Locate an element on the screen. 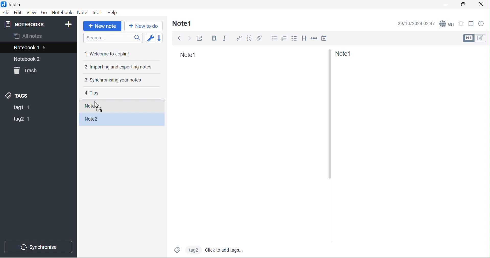  Close is located at coordinates (483, 5).